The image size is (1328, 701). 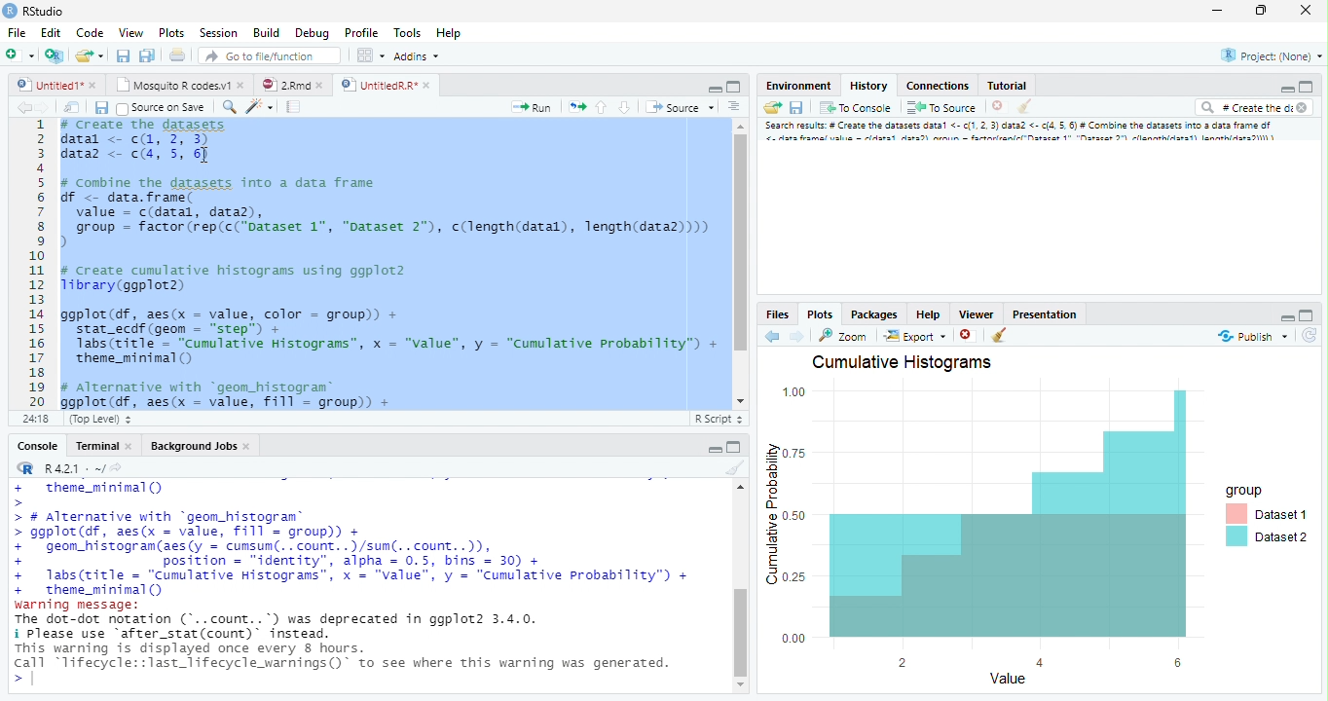 I want to click on UntitledR.R, so click(x=386, y=84).